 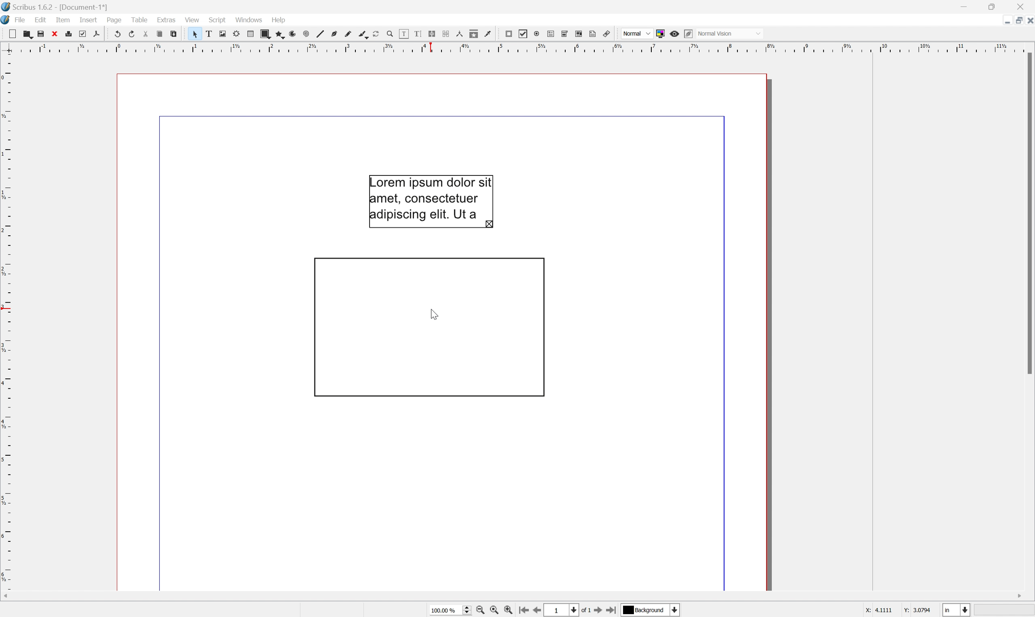 What do you see at coordinates (584, 611) in the screenshot?
I see `of 1` at bounding box center [584, 611].